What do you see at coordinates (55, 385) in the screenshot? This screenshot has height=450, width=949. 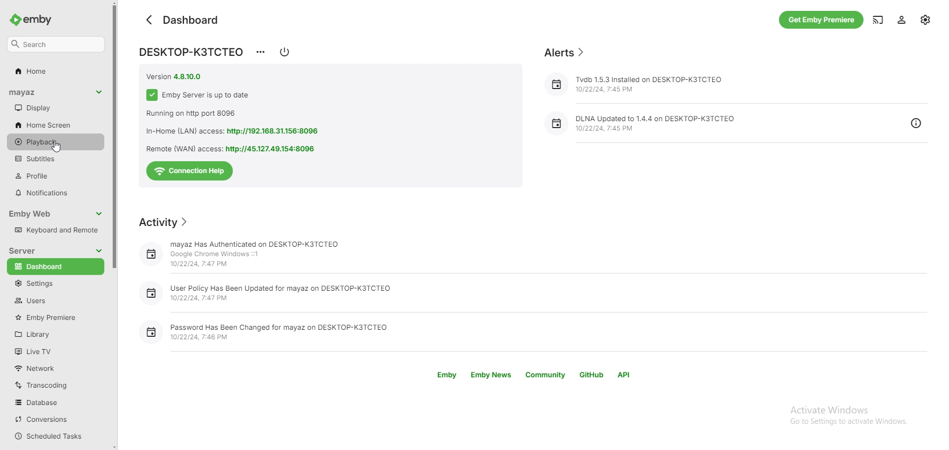 I see `transcoding` at bounding box center [55, 385].